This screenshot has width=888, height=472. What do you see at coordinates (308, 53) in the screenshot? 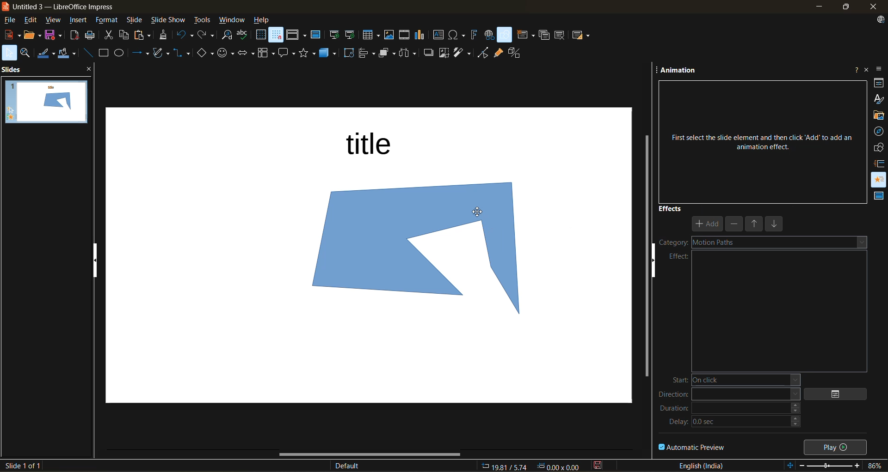
I see `stars and banners` at bounding box center [308, 53].